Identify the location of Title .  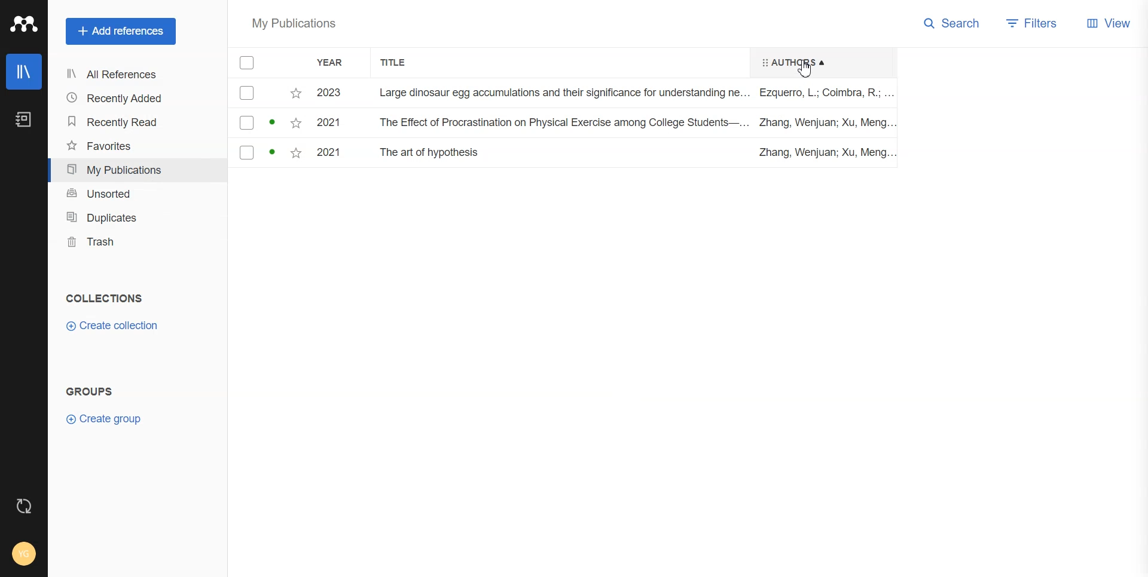
(400, 63).